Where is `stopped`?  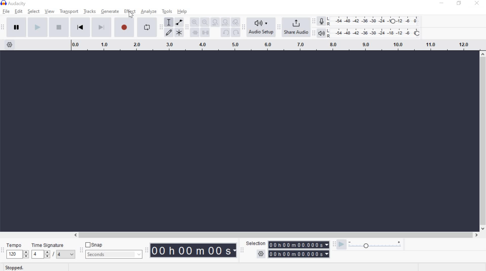
stopped is located at coordinates (15, 267).